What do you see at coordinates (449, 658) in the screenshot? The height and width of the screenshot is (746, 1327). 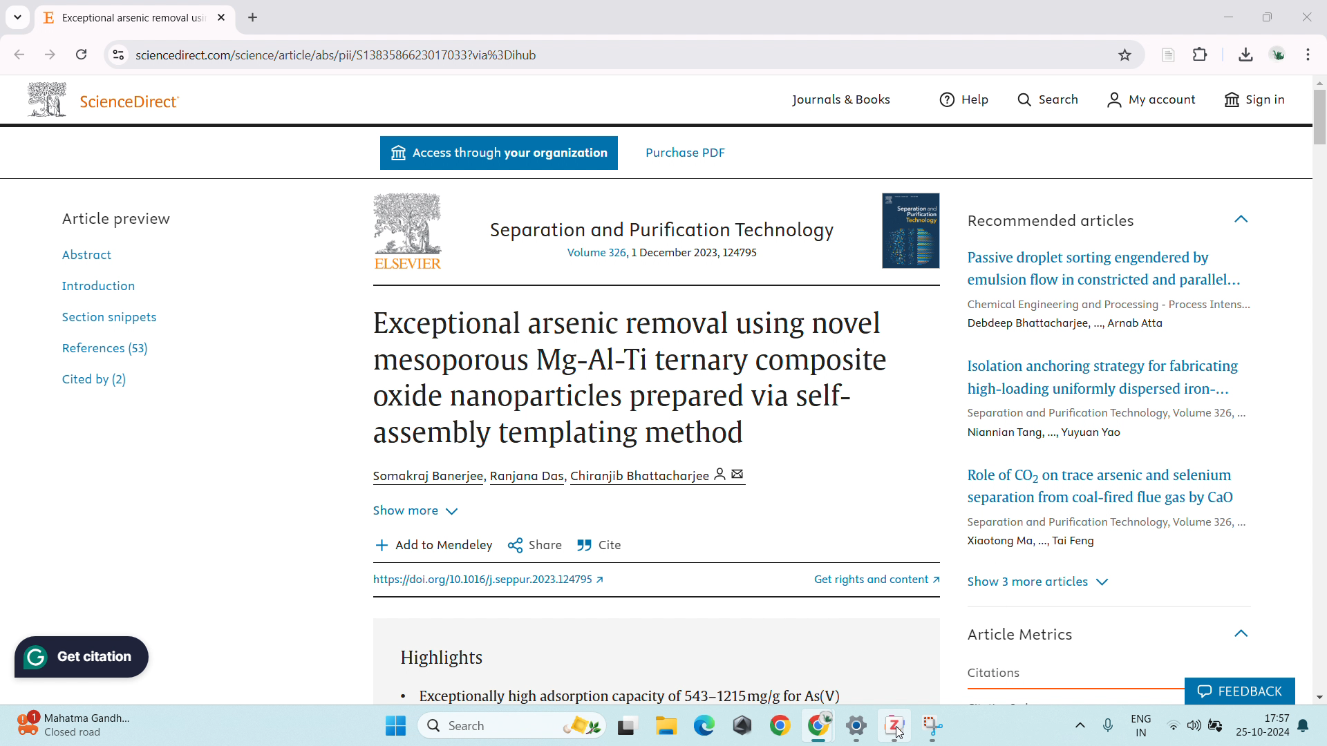 I see `Highlights` at bounding box center [449, 658].